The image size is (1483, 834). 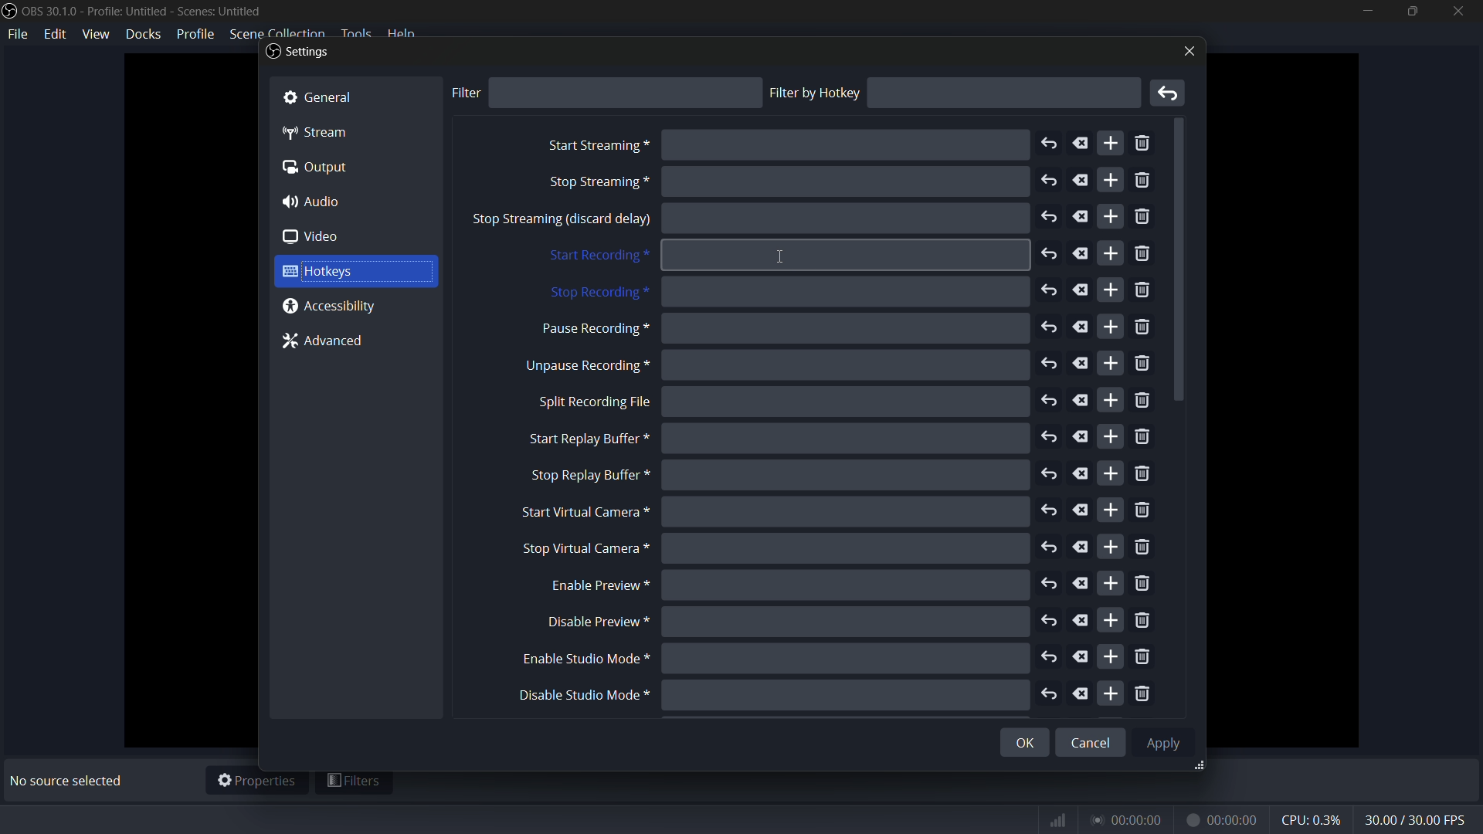 What do you see at coordinates (599, 622) in the screenshot?
I see `disable preview` at bounding box center [599, 622].